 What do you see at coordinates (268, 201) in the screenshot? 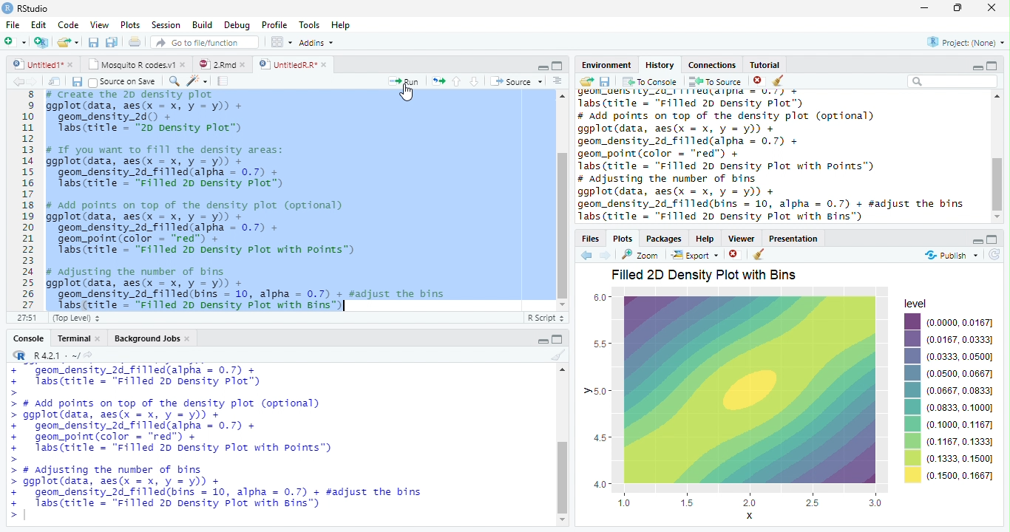
I see `8 # Create the 2D density plot 9 ggplot(data, aes(x = x, y = y)) +10 geom_density 2d) +11 Tabs(title - "20 Density plot”)1213 # If you want to fill the density areas:14 ggplot(data, aes(x = x, y = y)) +15 “geon density 2d filled(alpha - 0.7) + |16  Tabs(title = "Filled 20 Density Plot”)1718 # Add points on top of the density plot (optional)19 ggplot(data, aes(x = x, y = y)) +20 geom_density_2d_filled(alpha = 0.7) +21 geom_point(color = "red") +22 Tabs(title = "Filled 20 Density Plot with Points")2324 # adjusting the number of bins25 ggplot(data, aes(x = x, y = y)) +26 geom_density_2d_filled(bins = 10, alpha = 0.7) + #adjust the bins27  labs(title = "Filled 2p Density Plot with Bins™)|` at bounding box center [268, 201].